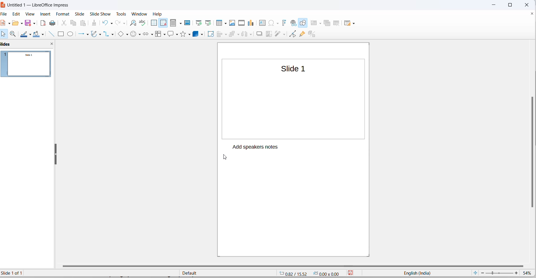  I want to click on line color options, so click(31, 34).